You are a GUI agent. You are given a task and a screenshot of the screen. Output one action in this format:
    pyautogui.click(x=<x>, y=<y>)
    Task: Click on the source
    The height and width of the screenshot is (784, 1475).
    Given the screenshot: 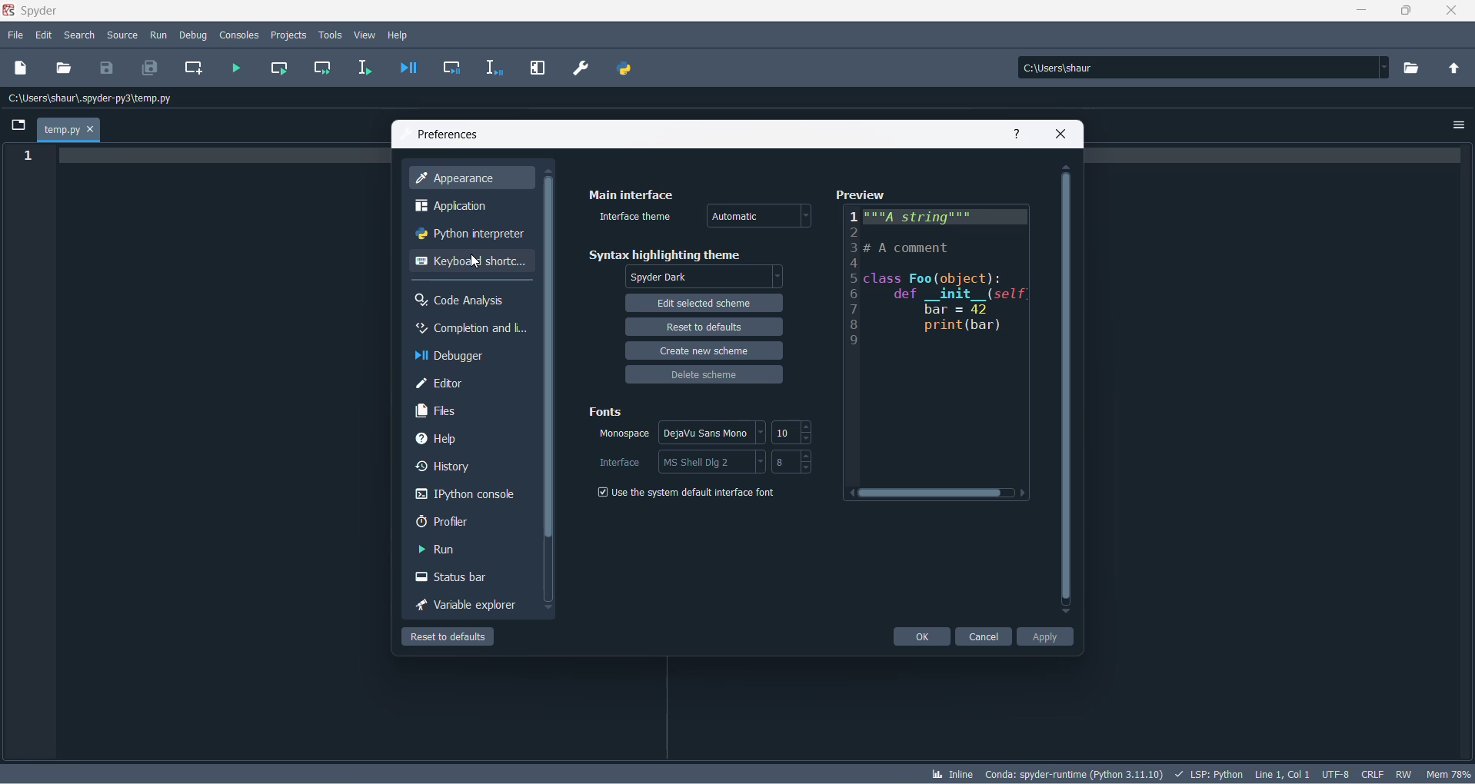 What is the action you would take?
    pyautogui.click(x=122, y=37)
    